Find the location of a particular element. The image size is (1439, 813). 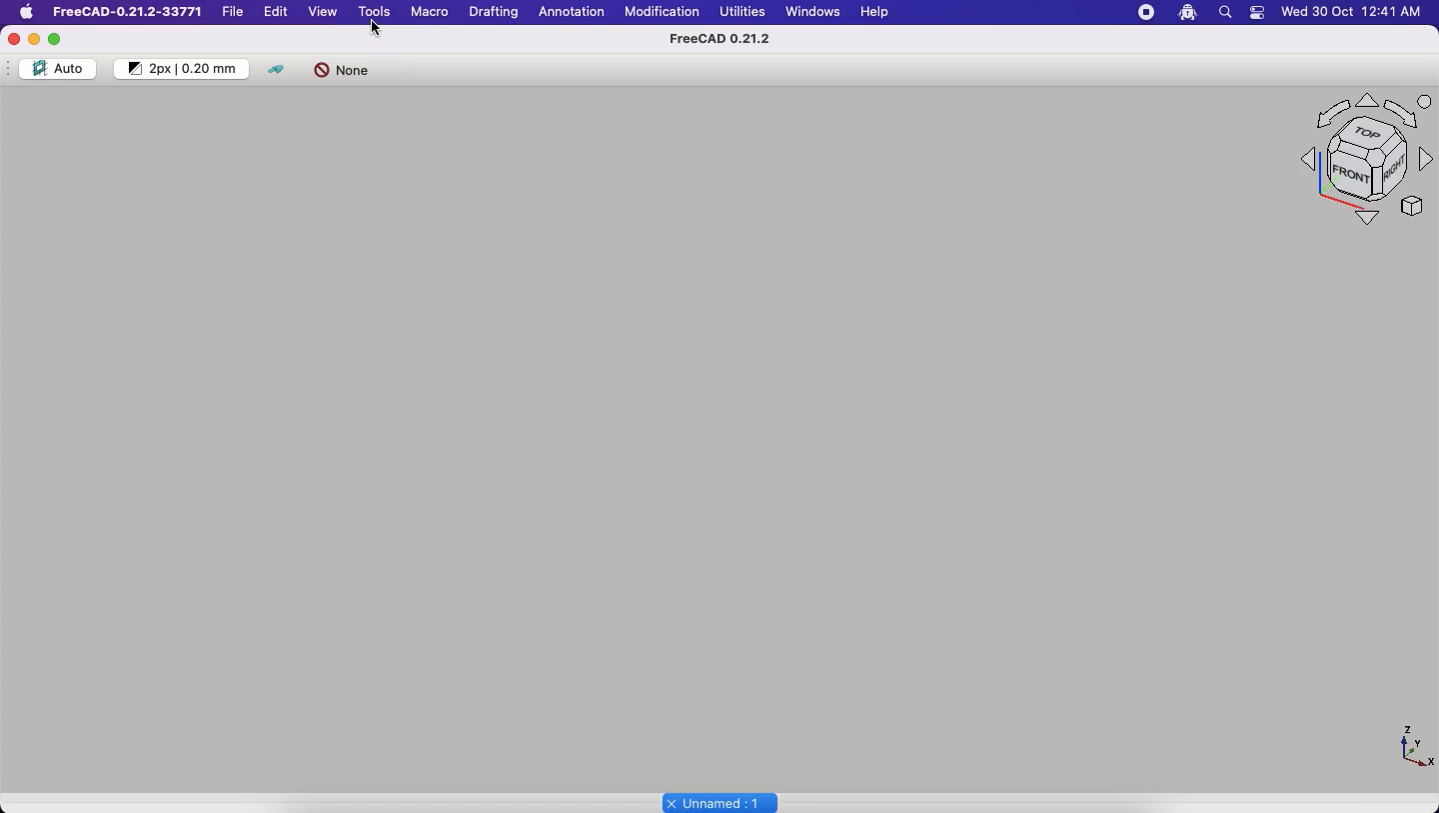

File is located at coordinates (233, 10).